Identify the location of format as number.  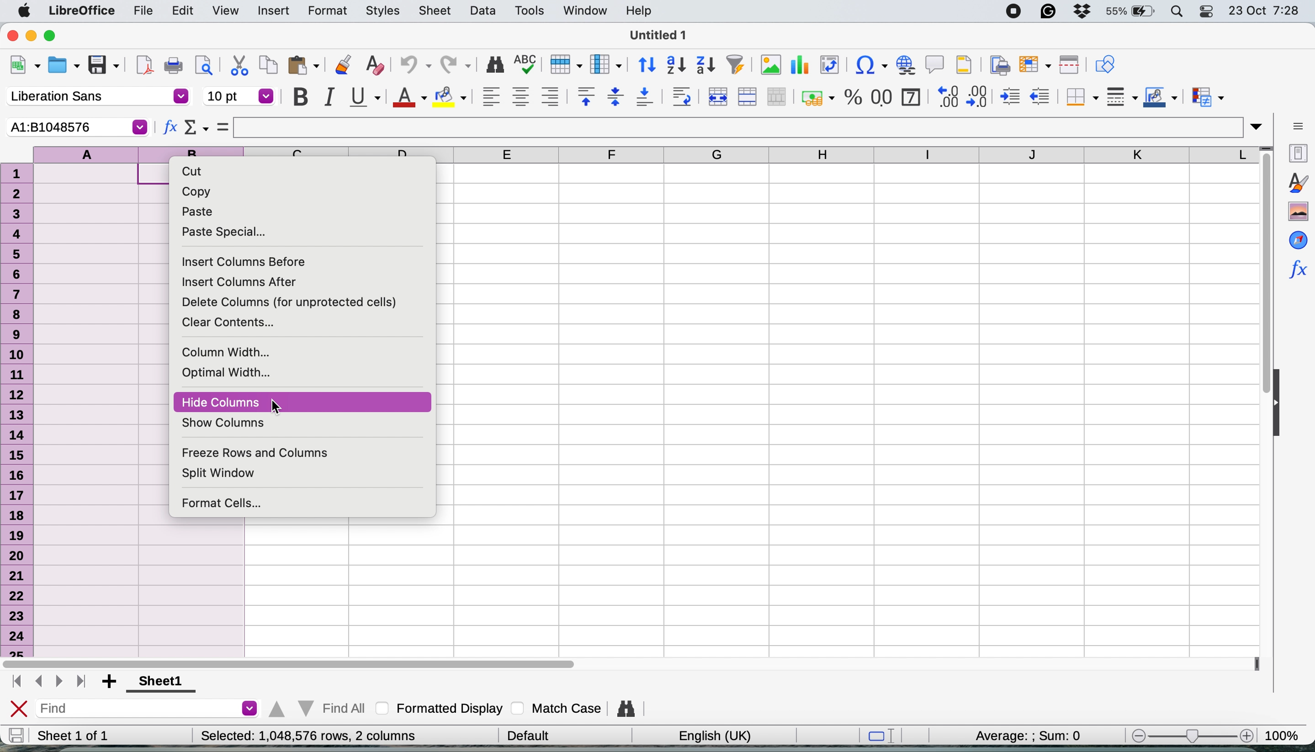
(881, 97).